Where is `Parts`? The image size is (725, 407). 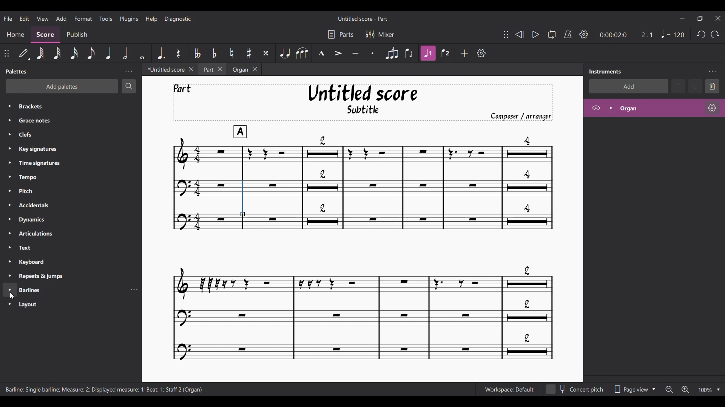 Parts is located at coordinates (341, 35).